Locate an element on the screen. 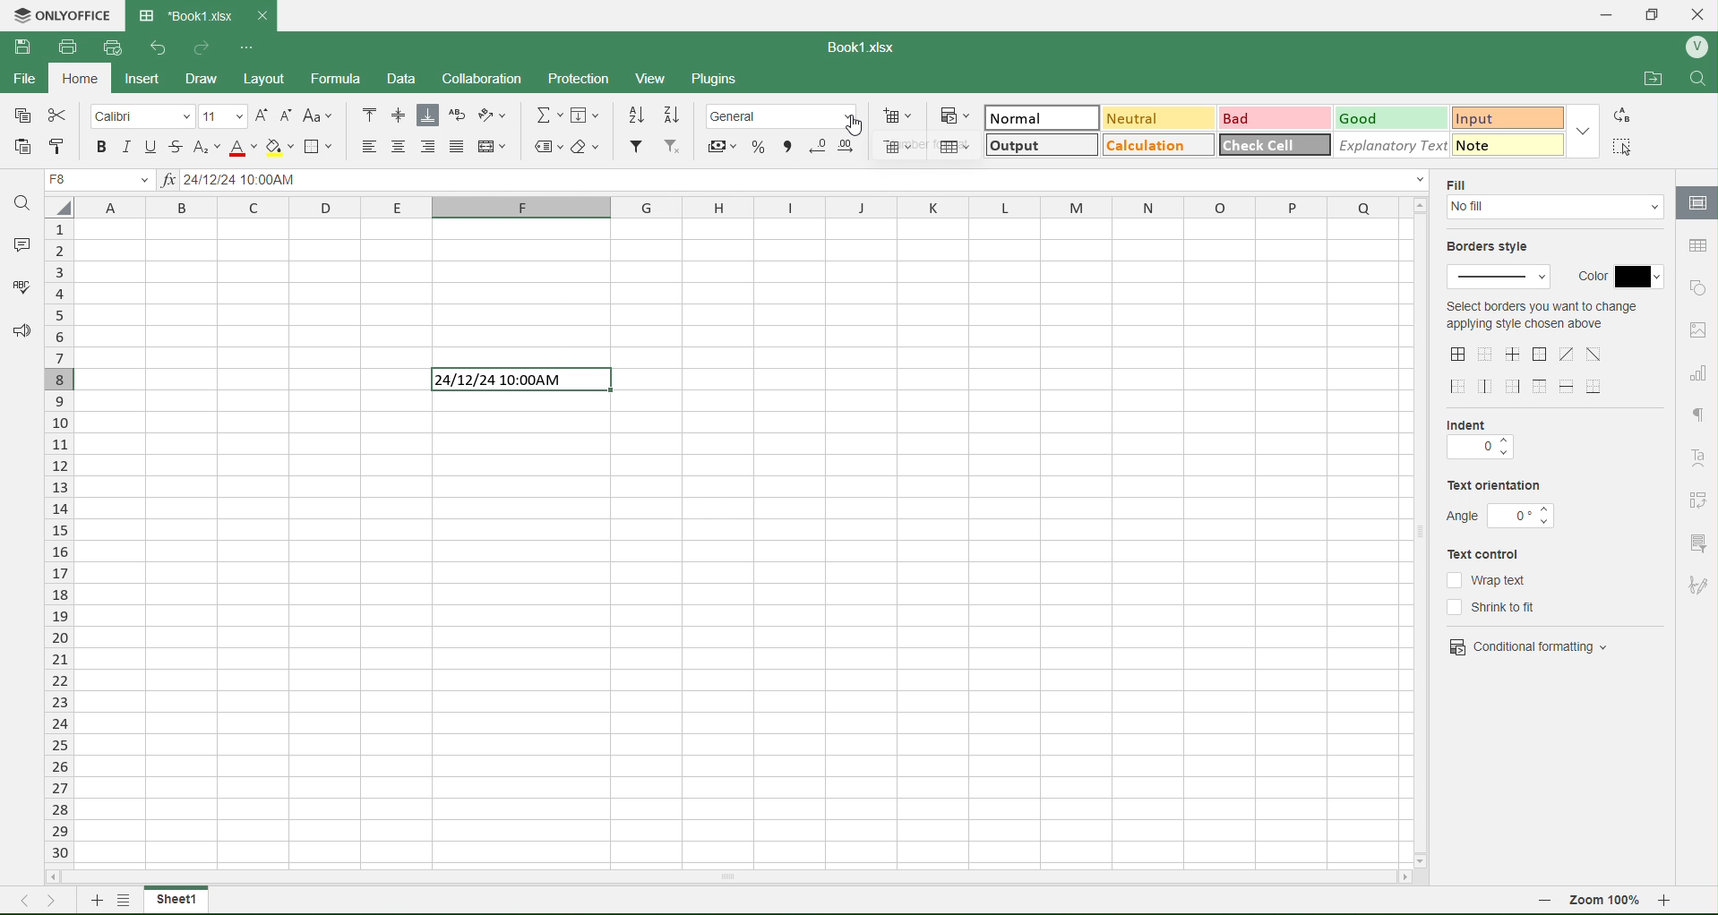  Find is located at coordinates (23, 202).